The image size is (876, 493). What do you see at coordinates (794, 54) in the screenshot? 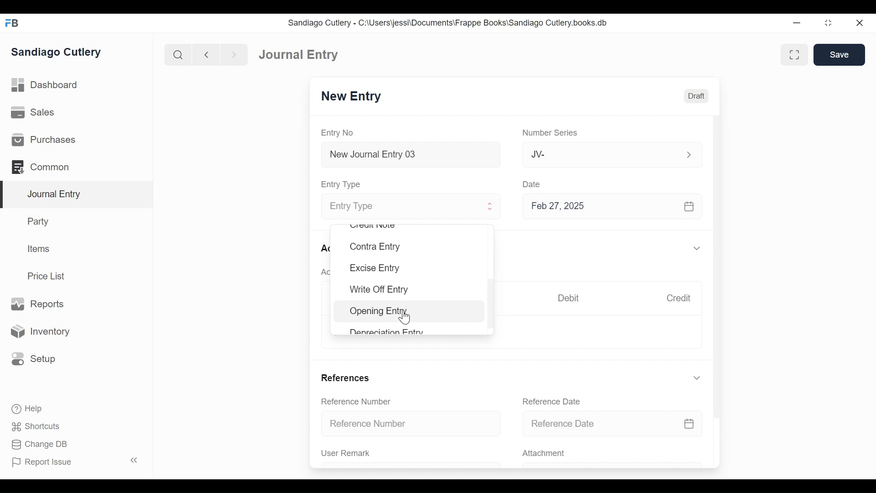
I see `Toggle between form and full width` at bounding box center [794, 54].